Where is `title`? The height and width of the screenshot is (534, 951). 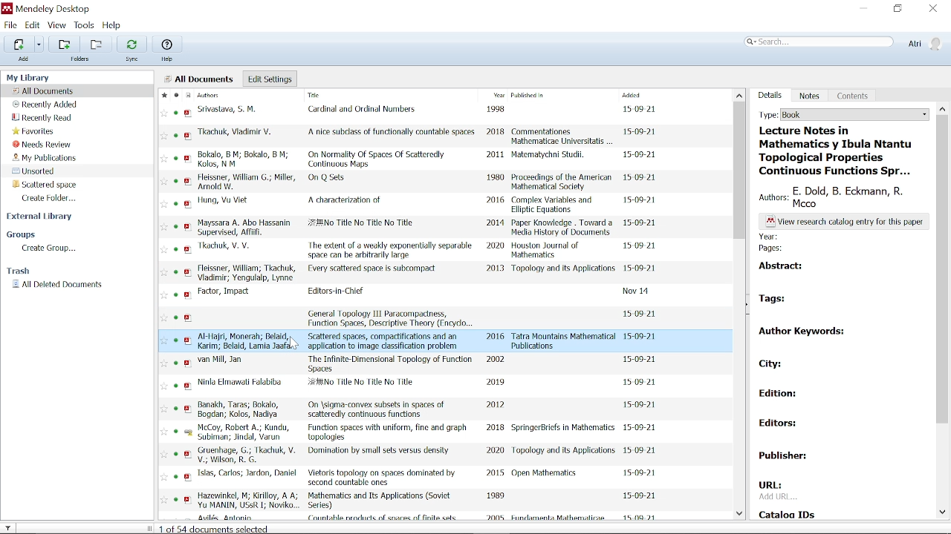
title is located at coordinates (839, 151).